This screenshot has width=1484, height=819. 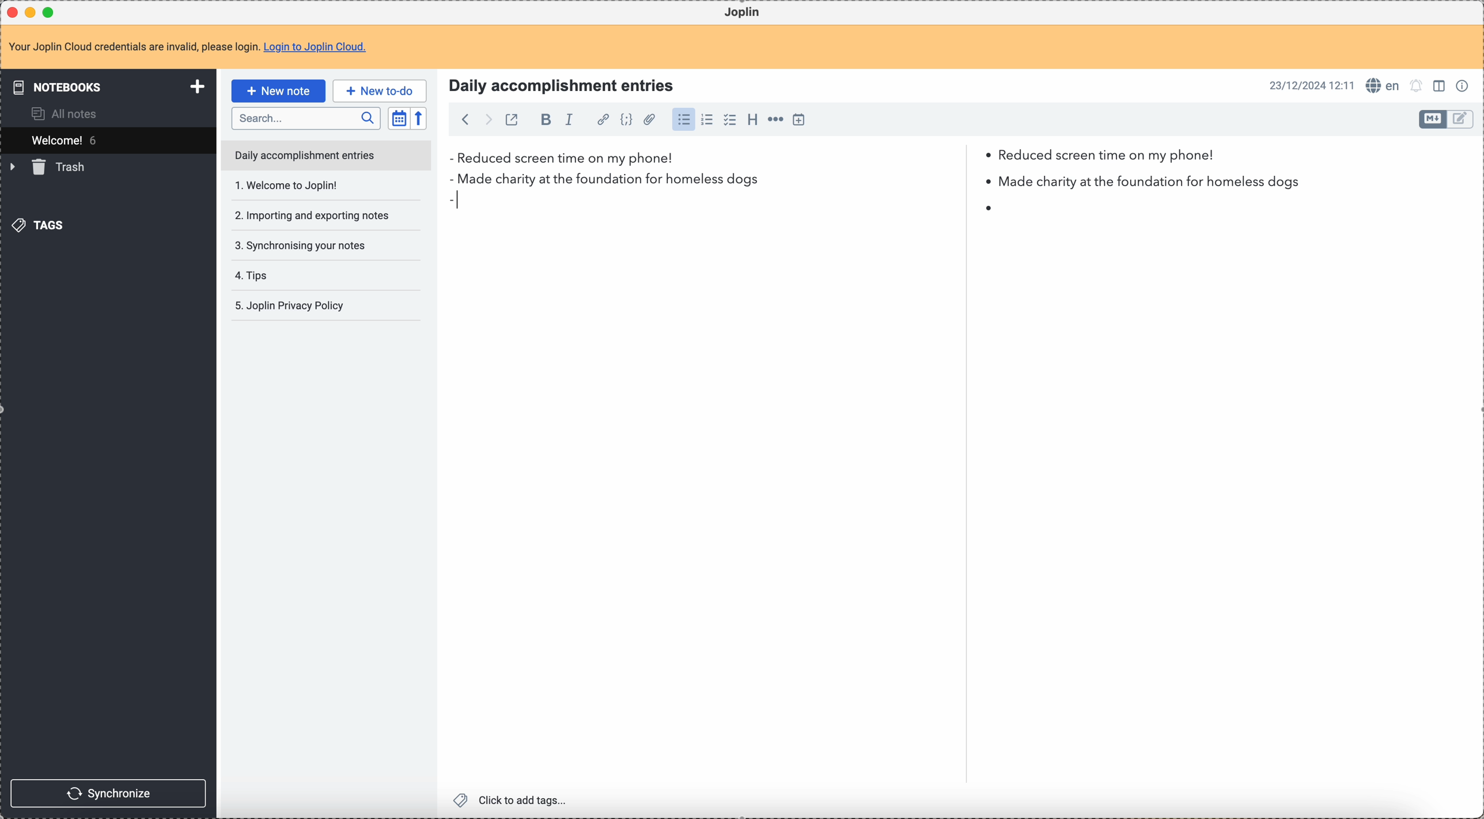 What do you see at coordinates (885, 182) in the screenshot?
I see `made charity at the foundation for homeless dog` at bounding box center [885, 182].